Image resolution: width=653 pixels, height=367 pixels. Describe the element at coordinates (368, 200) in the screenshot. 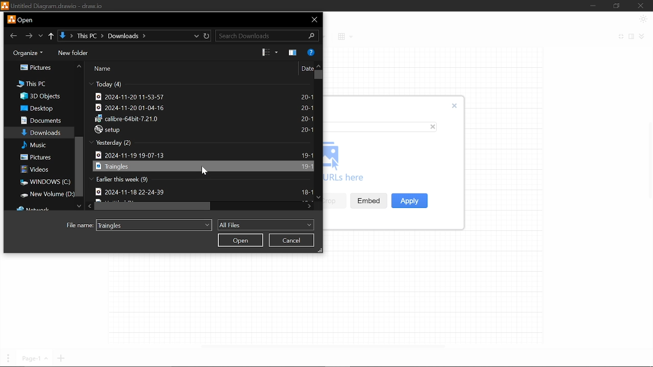

I see `Embed` at that location.